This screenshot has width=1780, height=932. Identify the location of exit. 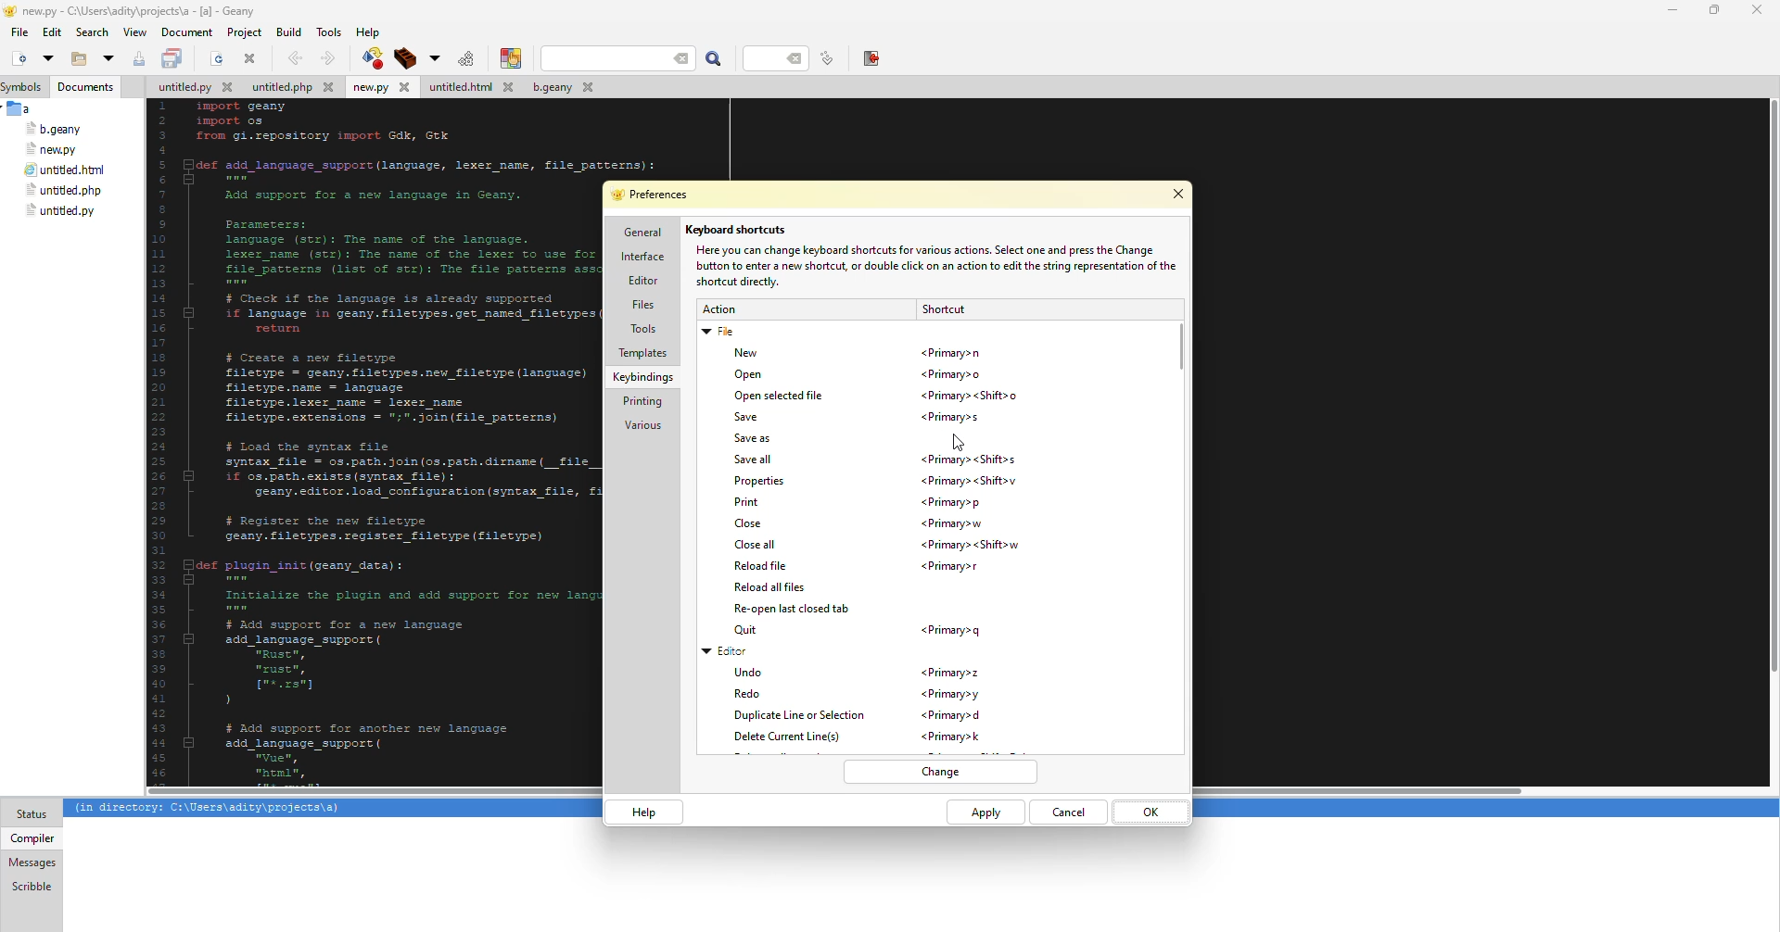
(871, 57).